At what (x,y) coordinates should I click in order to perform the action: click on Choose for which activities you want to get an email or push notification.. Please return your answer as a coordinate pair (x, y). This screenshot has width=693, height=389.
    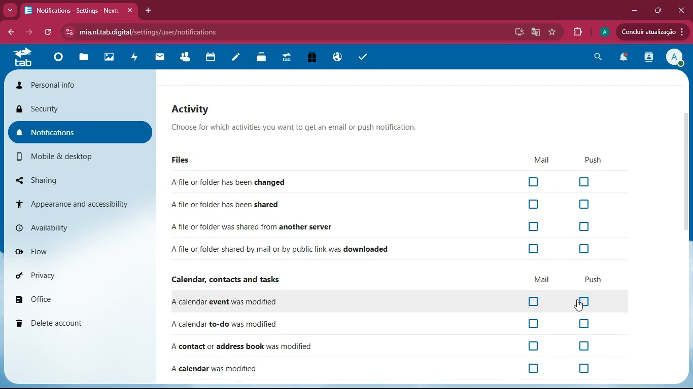
    Looking at the image, I should click on (292, 129).